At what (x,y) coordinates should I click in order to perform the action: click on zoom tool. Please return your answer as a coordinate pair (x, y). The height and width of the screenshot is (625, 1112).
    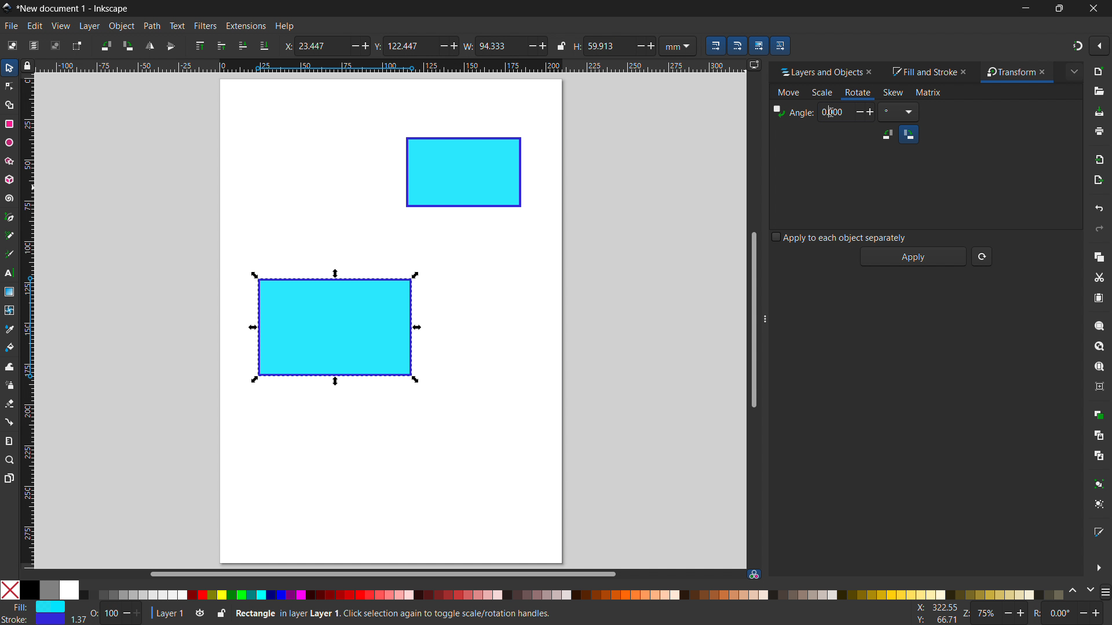
    Looking at the image, I should click on (10, 459).